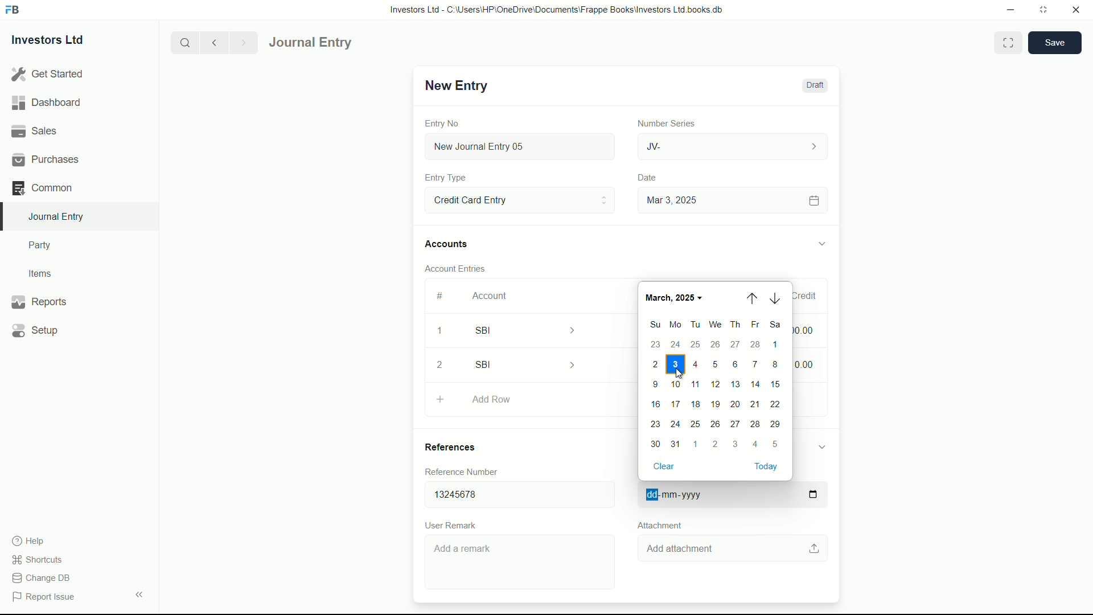  What do you see at coordinates (519, 199) in the screenshot?
I see `Entry Type` at bounding box center [519, 199].